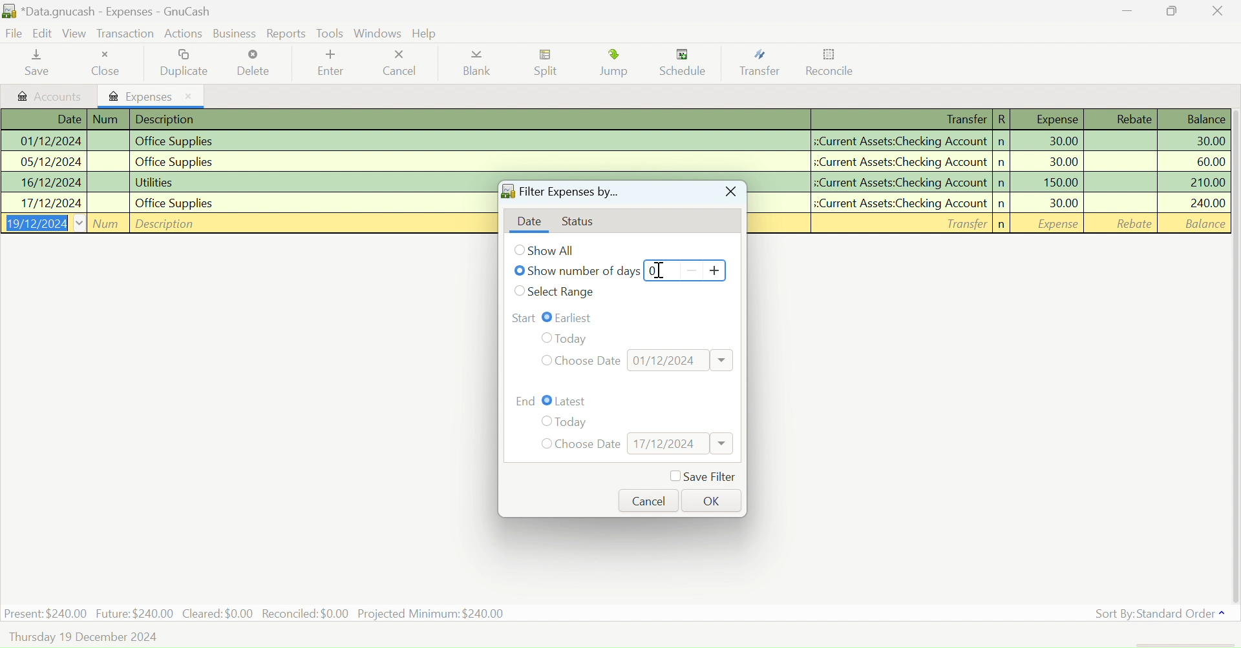 The width and height of the screenshot is (1241, 648). What do you see at coordinates (617, 120) in the screenshot?
I see `Transactions Column Headings` at bounding box center [617, 120].